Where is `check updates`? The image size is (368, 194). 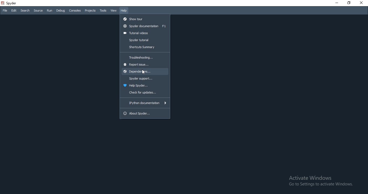 check updates is located at coordinates (145, 93).